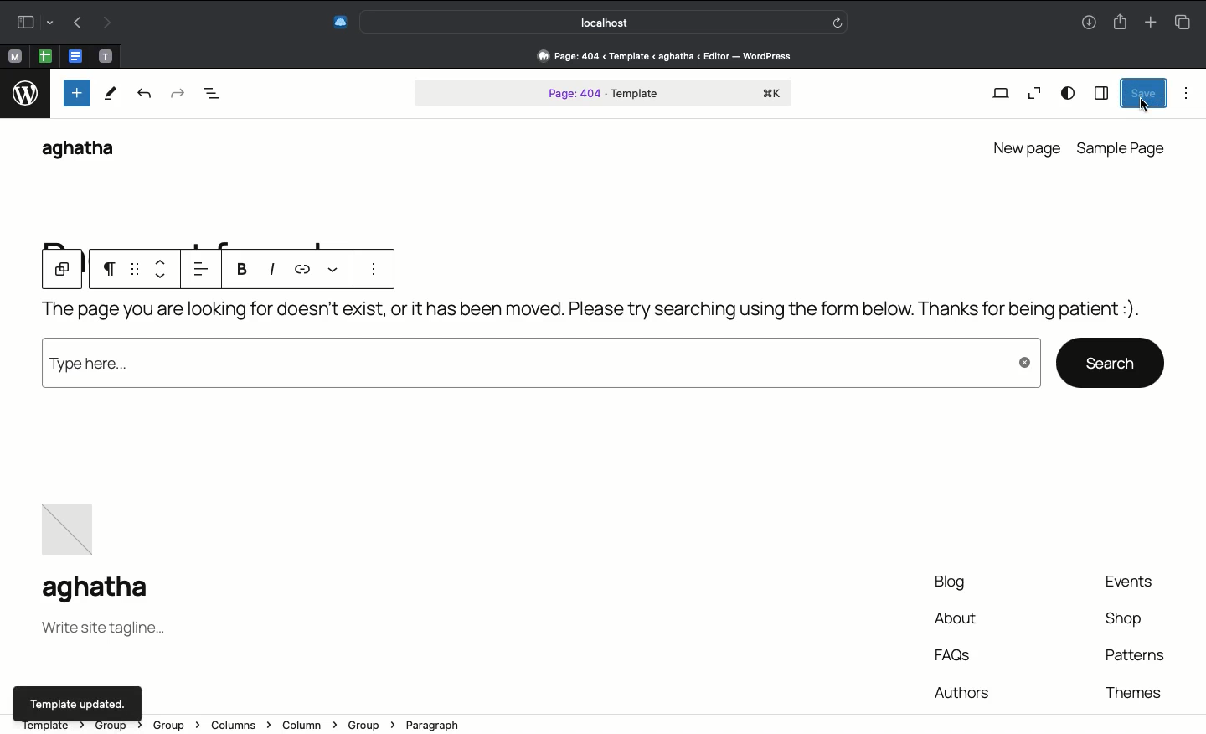  Describe the element at coordinates (75, 93) in the screenshot. I see `Add new block` at that location.